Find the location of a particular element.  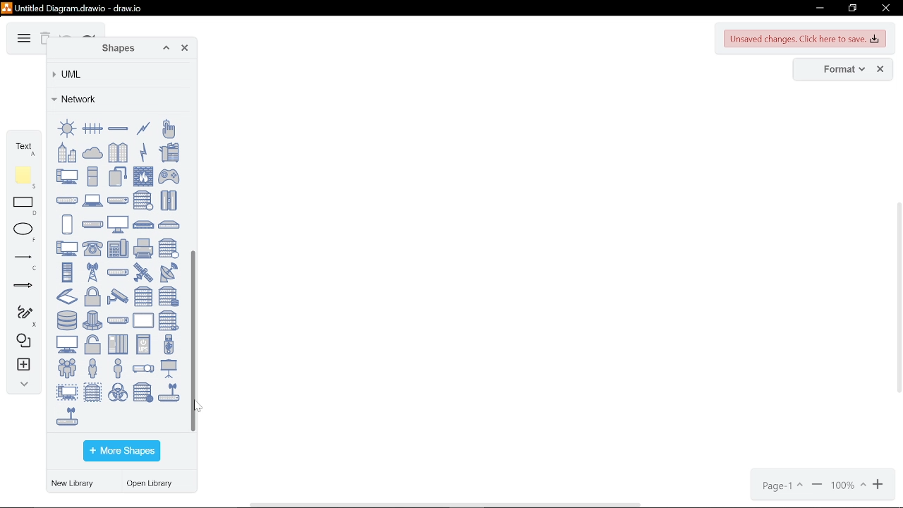

unsaved changes. Click here to save is located at coordinates (806, 39).